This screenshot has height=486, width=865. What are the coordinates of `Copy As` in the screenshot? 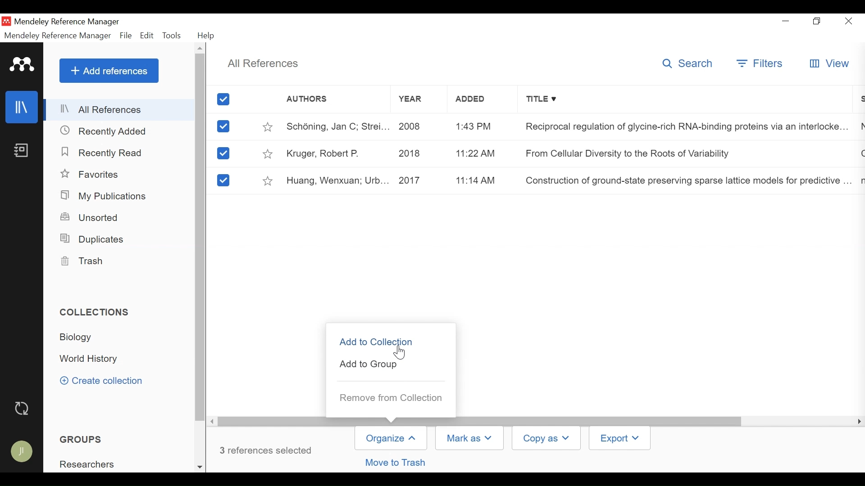 It's located at (547, 438).